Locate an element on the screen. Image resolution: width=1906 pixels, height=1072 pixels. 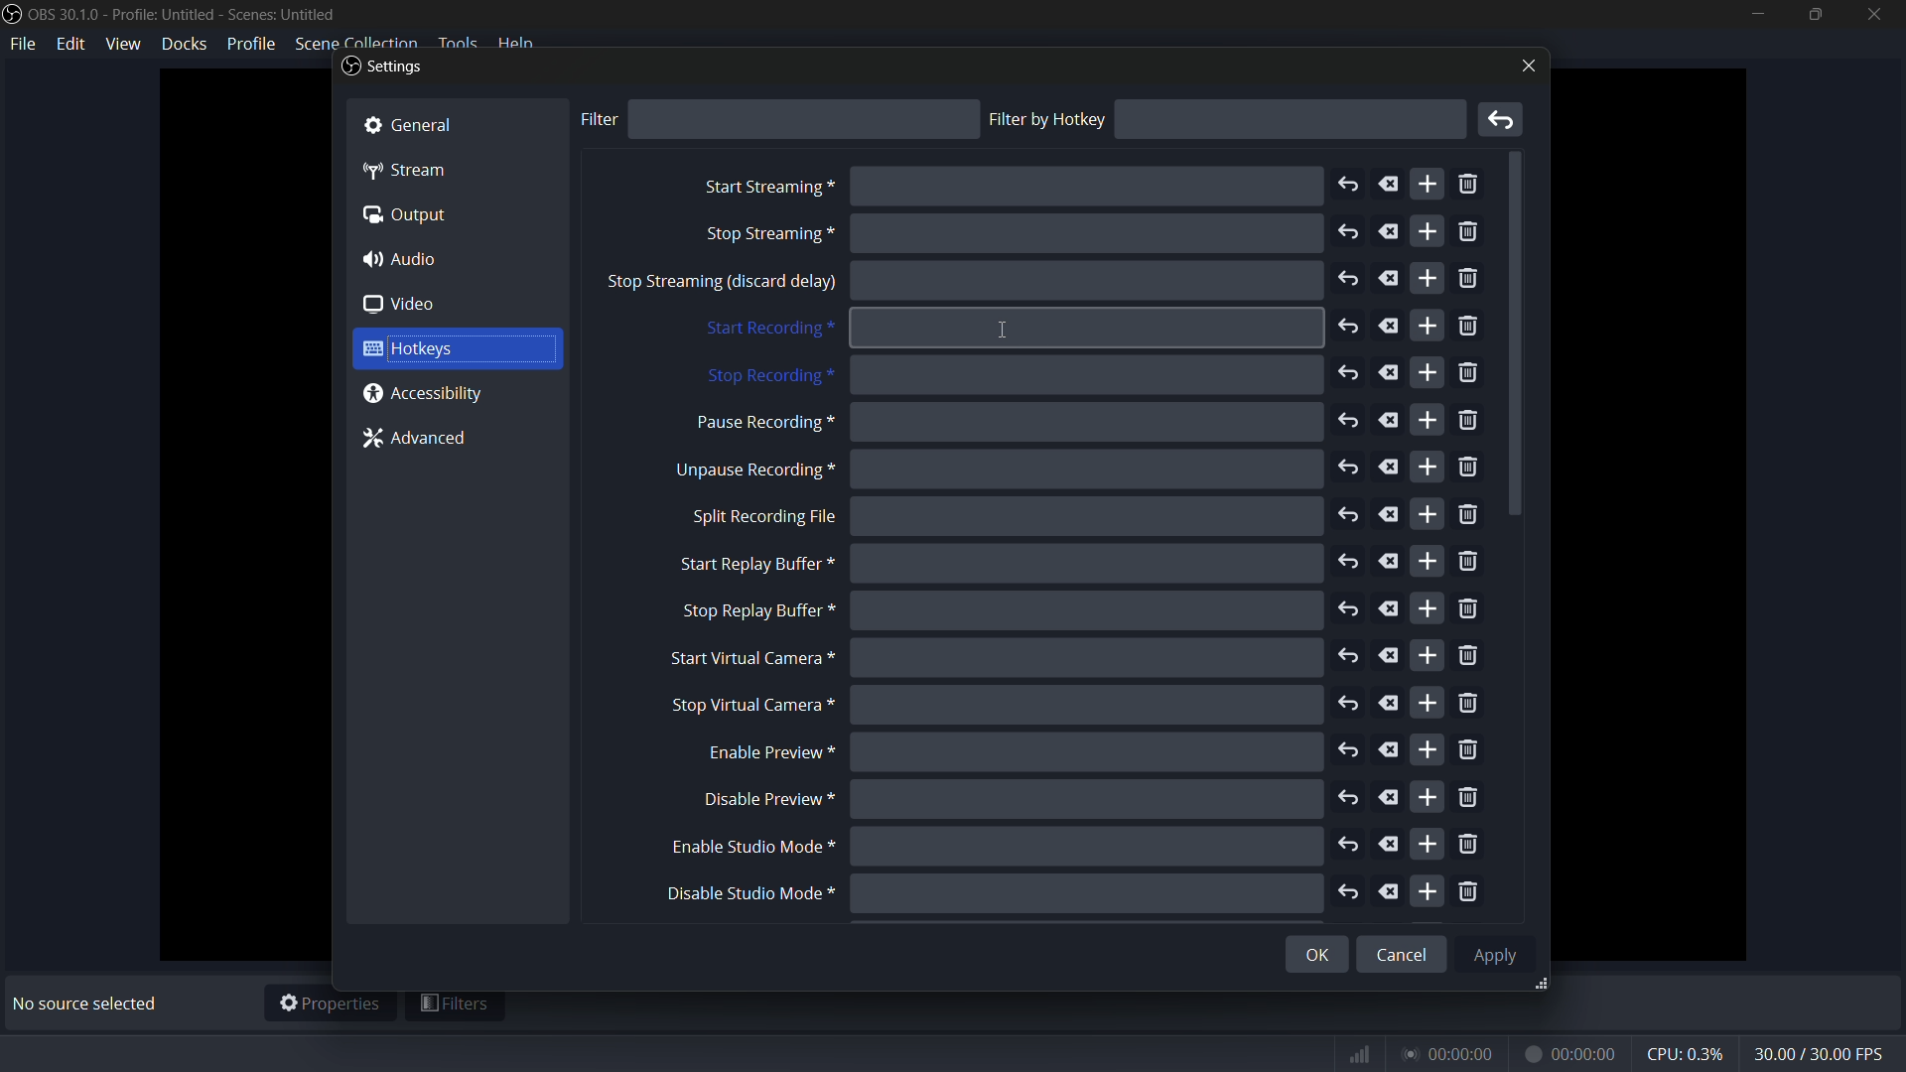
delete is located at coordinates (1386, 656).